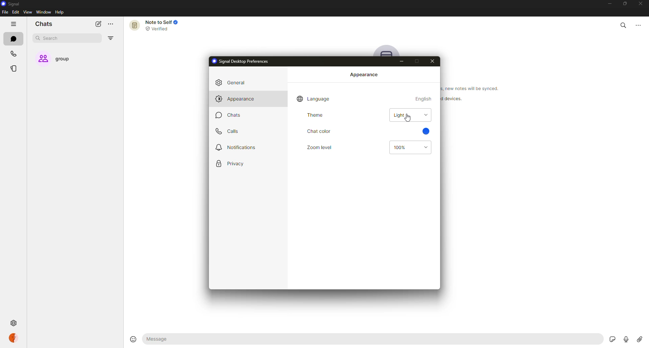  Describe the element at coordinates (425, 130) in the screenshot. I see `blue` at that location.